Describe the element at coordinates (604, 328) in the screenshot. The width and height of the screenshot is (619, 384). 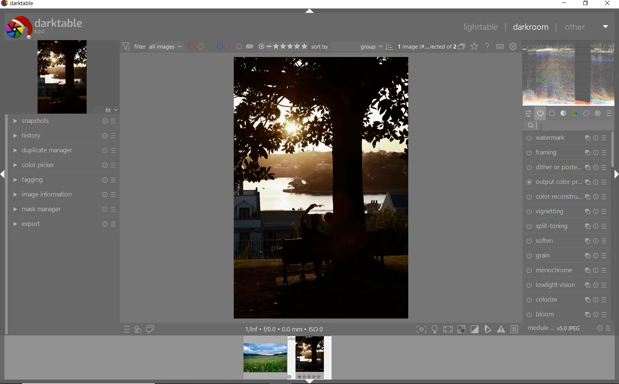
I see `reset or presets & preferences` at that location.